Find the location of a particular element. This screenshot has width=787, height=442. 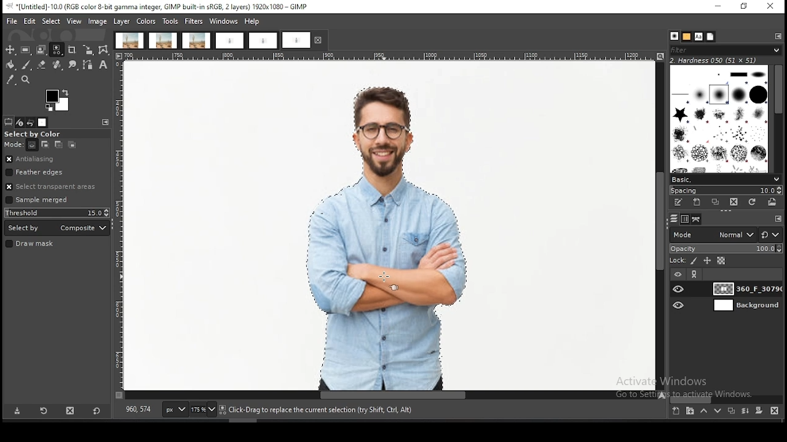

brushes is located at coordinates (674, 36).